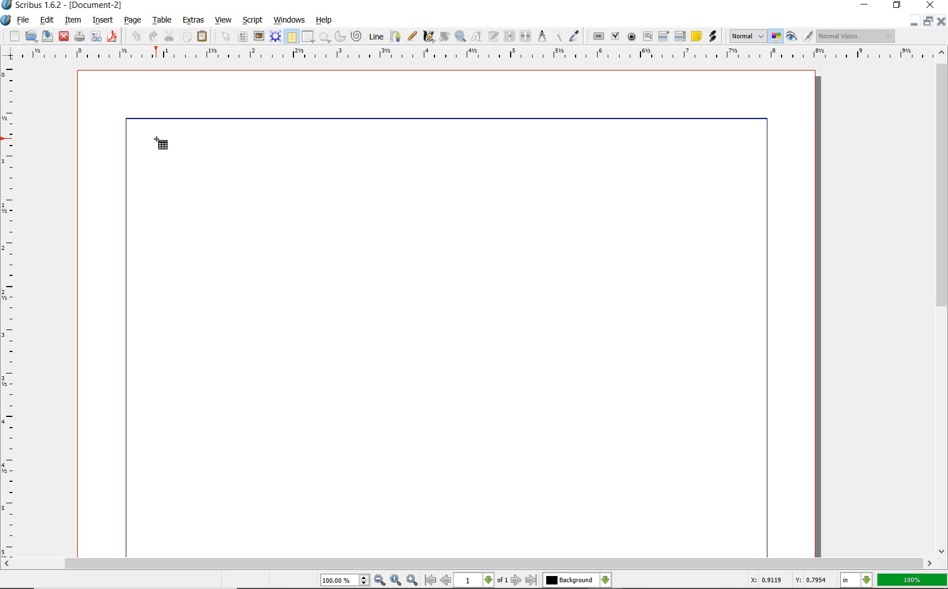 This screenshot has width=948, height=589. I want to click on view, so click(223, 21).